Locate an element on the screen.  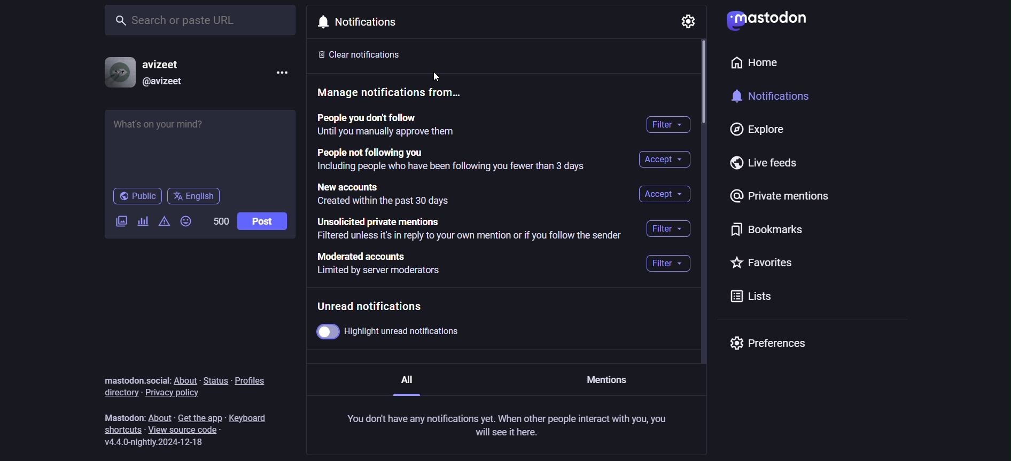
profiles is located at coordinates (256, 378).